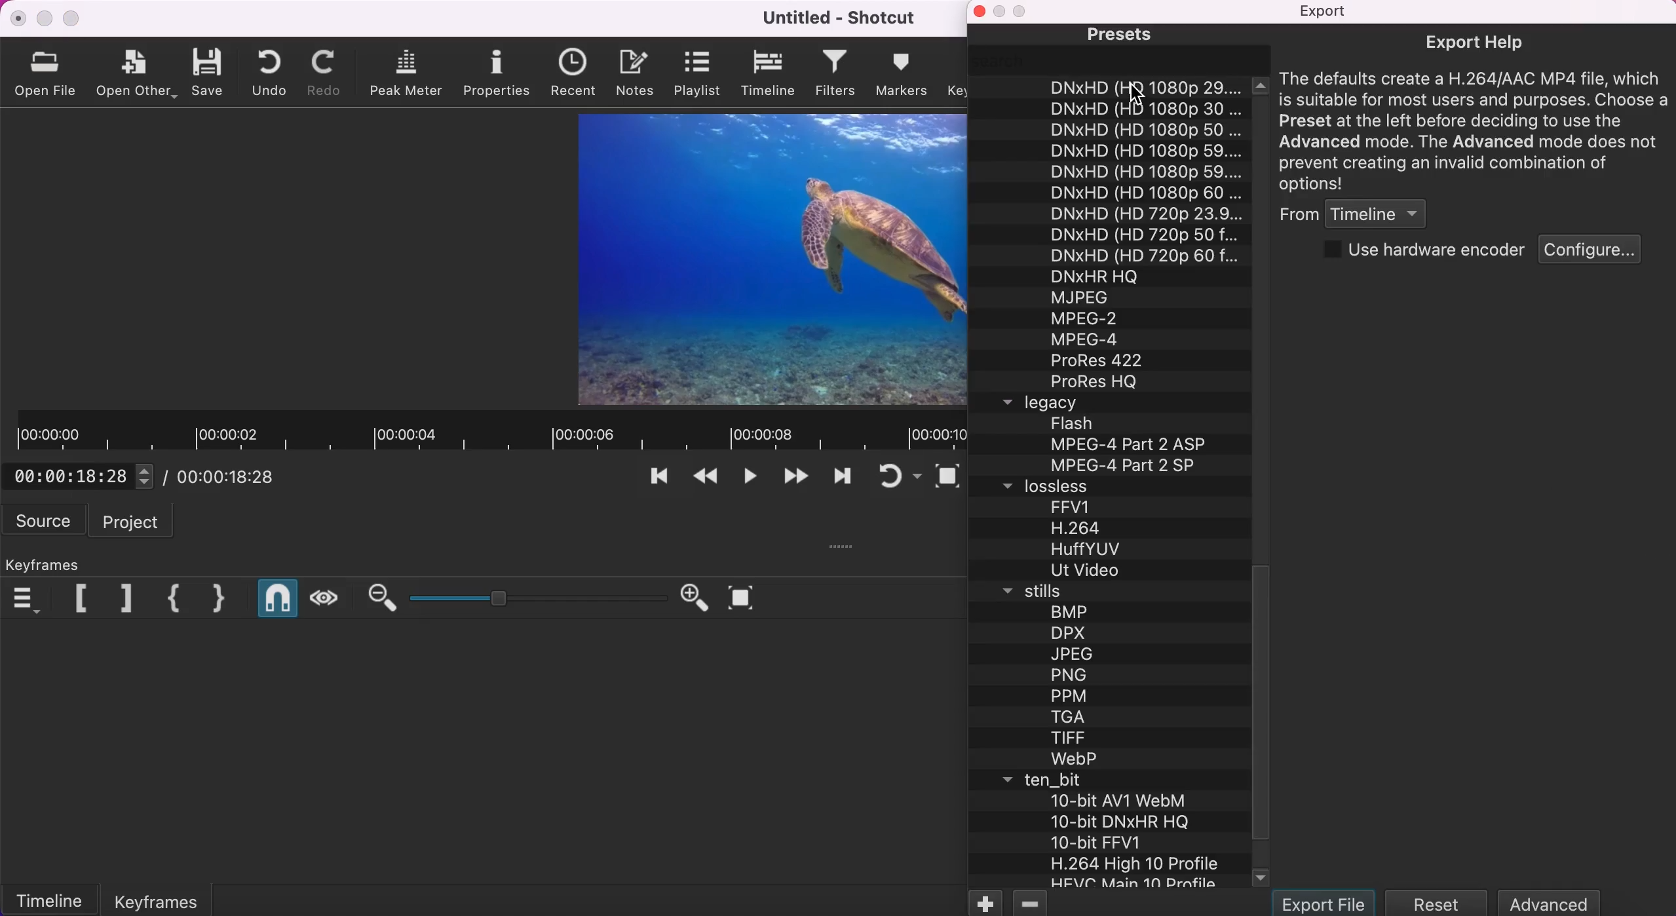 This screenshot has width=1676, height=916. I want to click on close keyframe, so click(221, 599).